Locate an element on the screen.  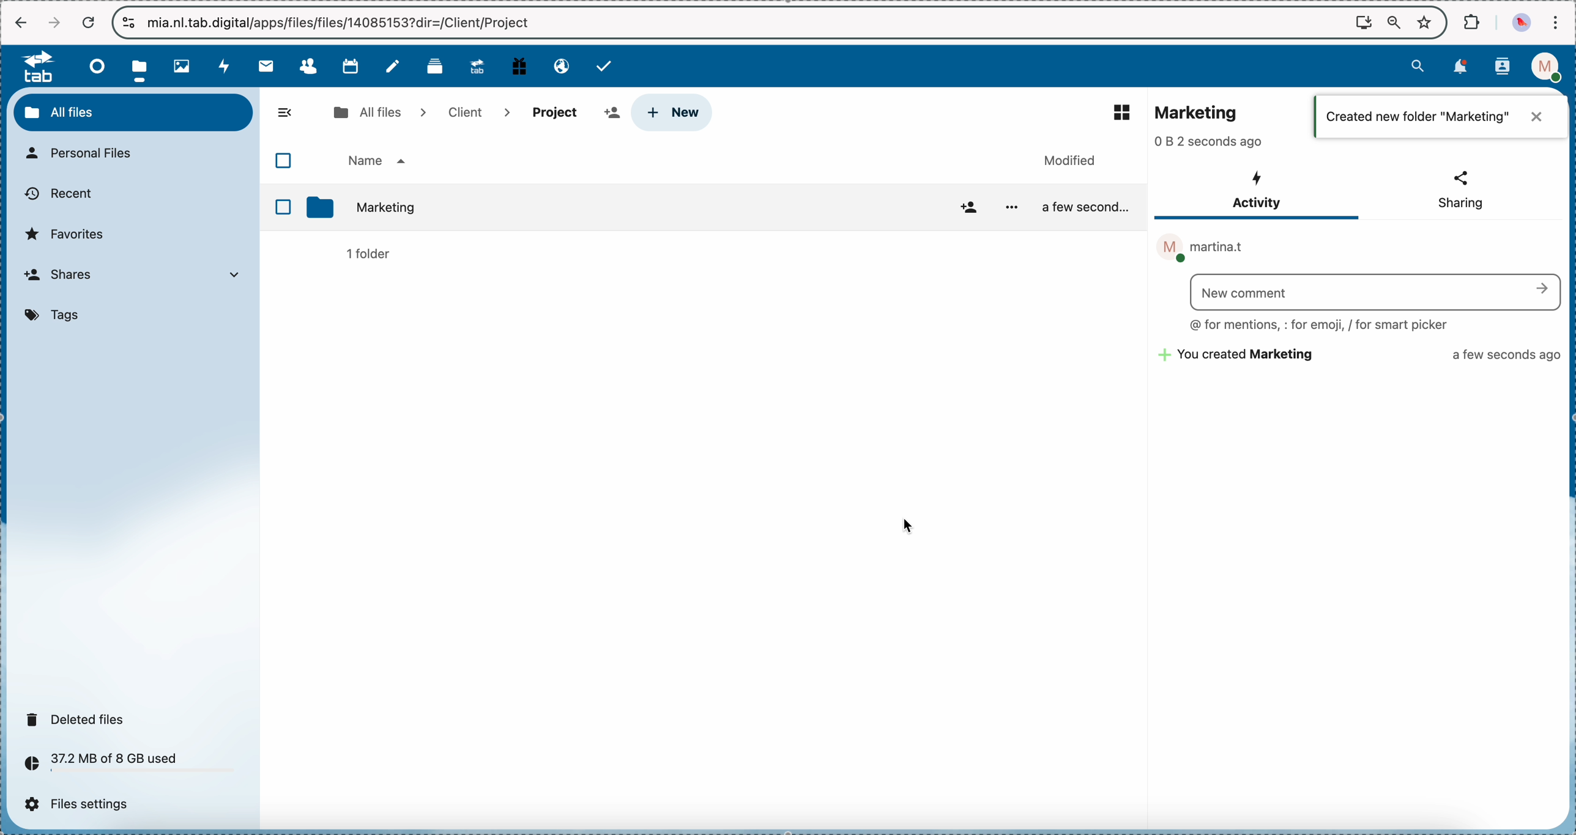
contacts is located at coordinates (308, 67).